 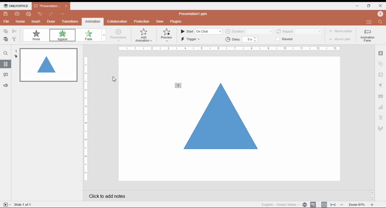 I want to click on , so click(x=381, y=129).